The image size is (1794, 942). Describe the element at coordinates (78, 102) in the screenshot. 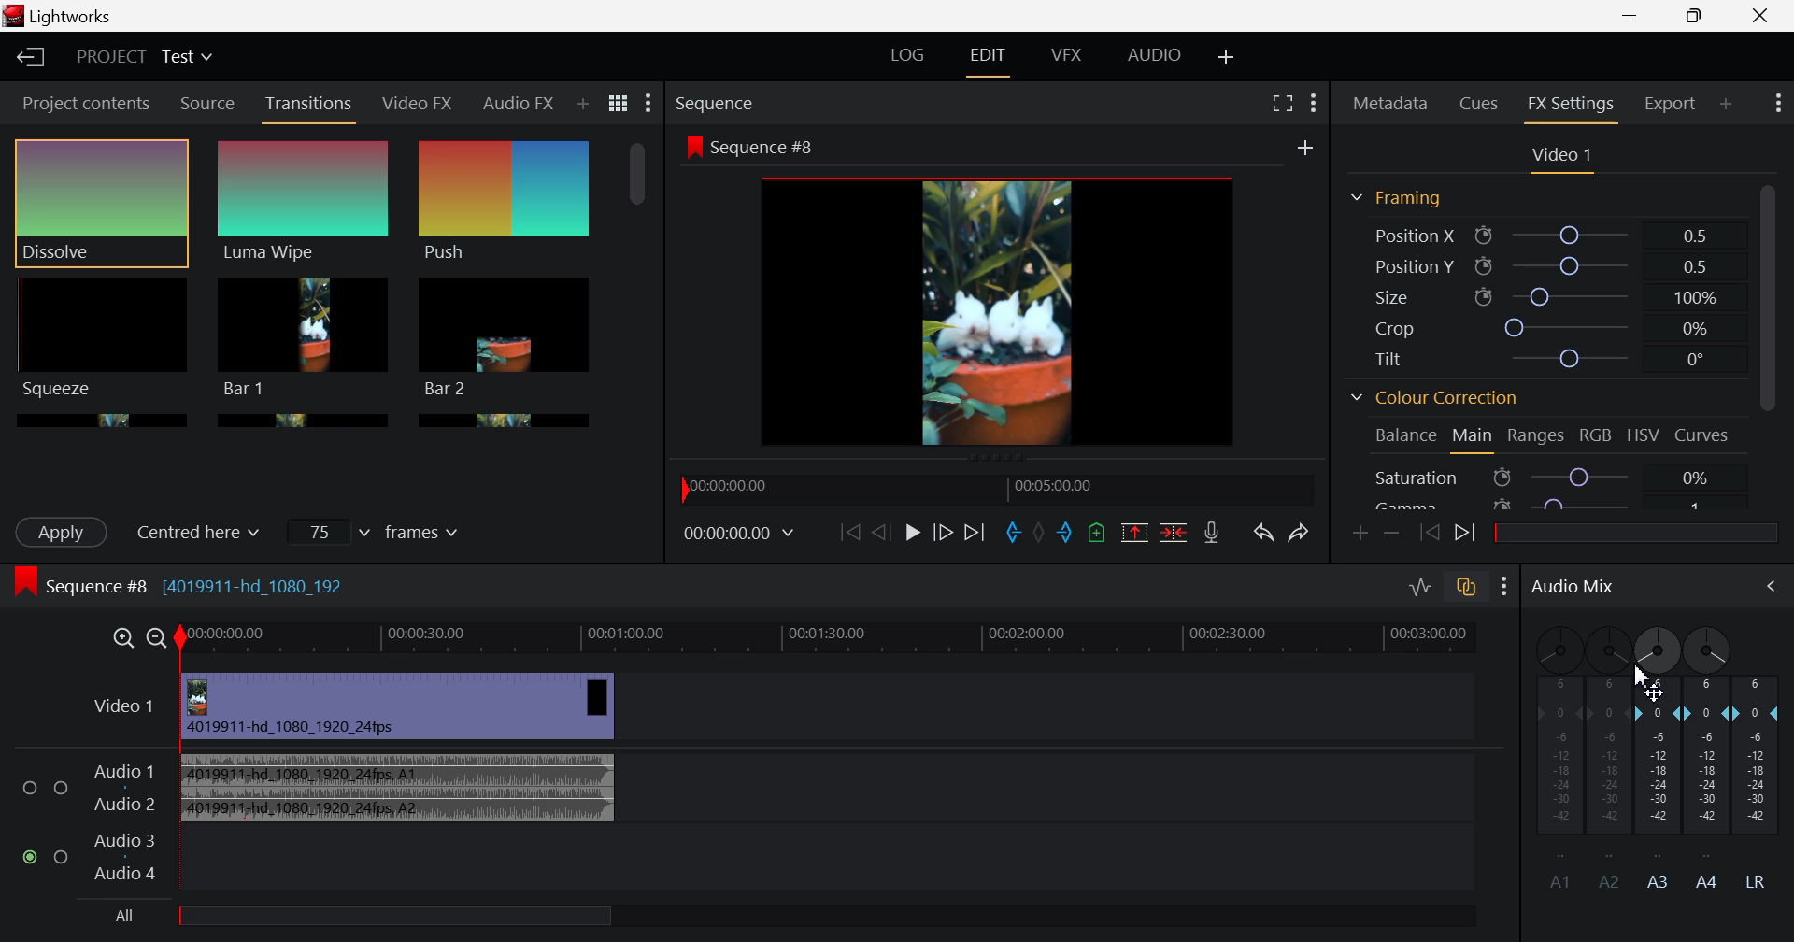

I see `Project contents` at that location.